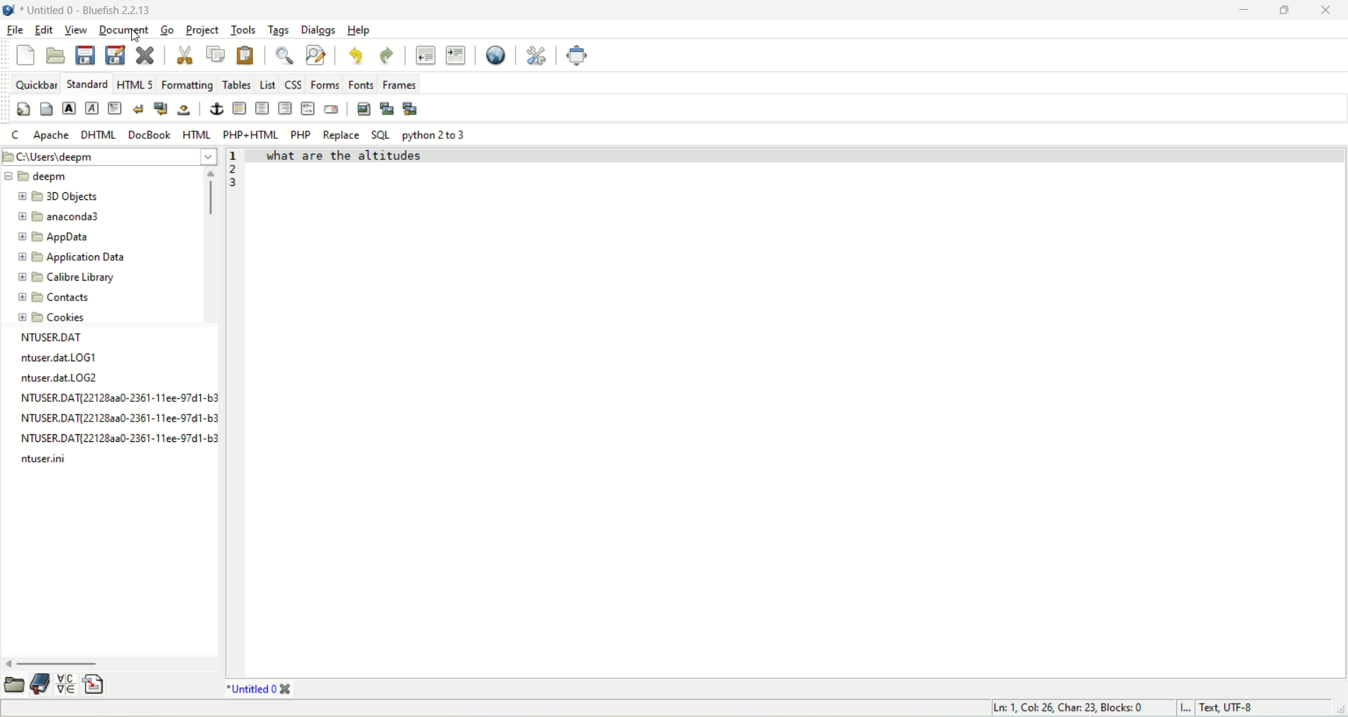  I want to click on minimize, so click(1241, 11).